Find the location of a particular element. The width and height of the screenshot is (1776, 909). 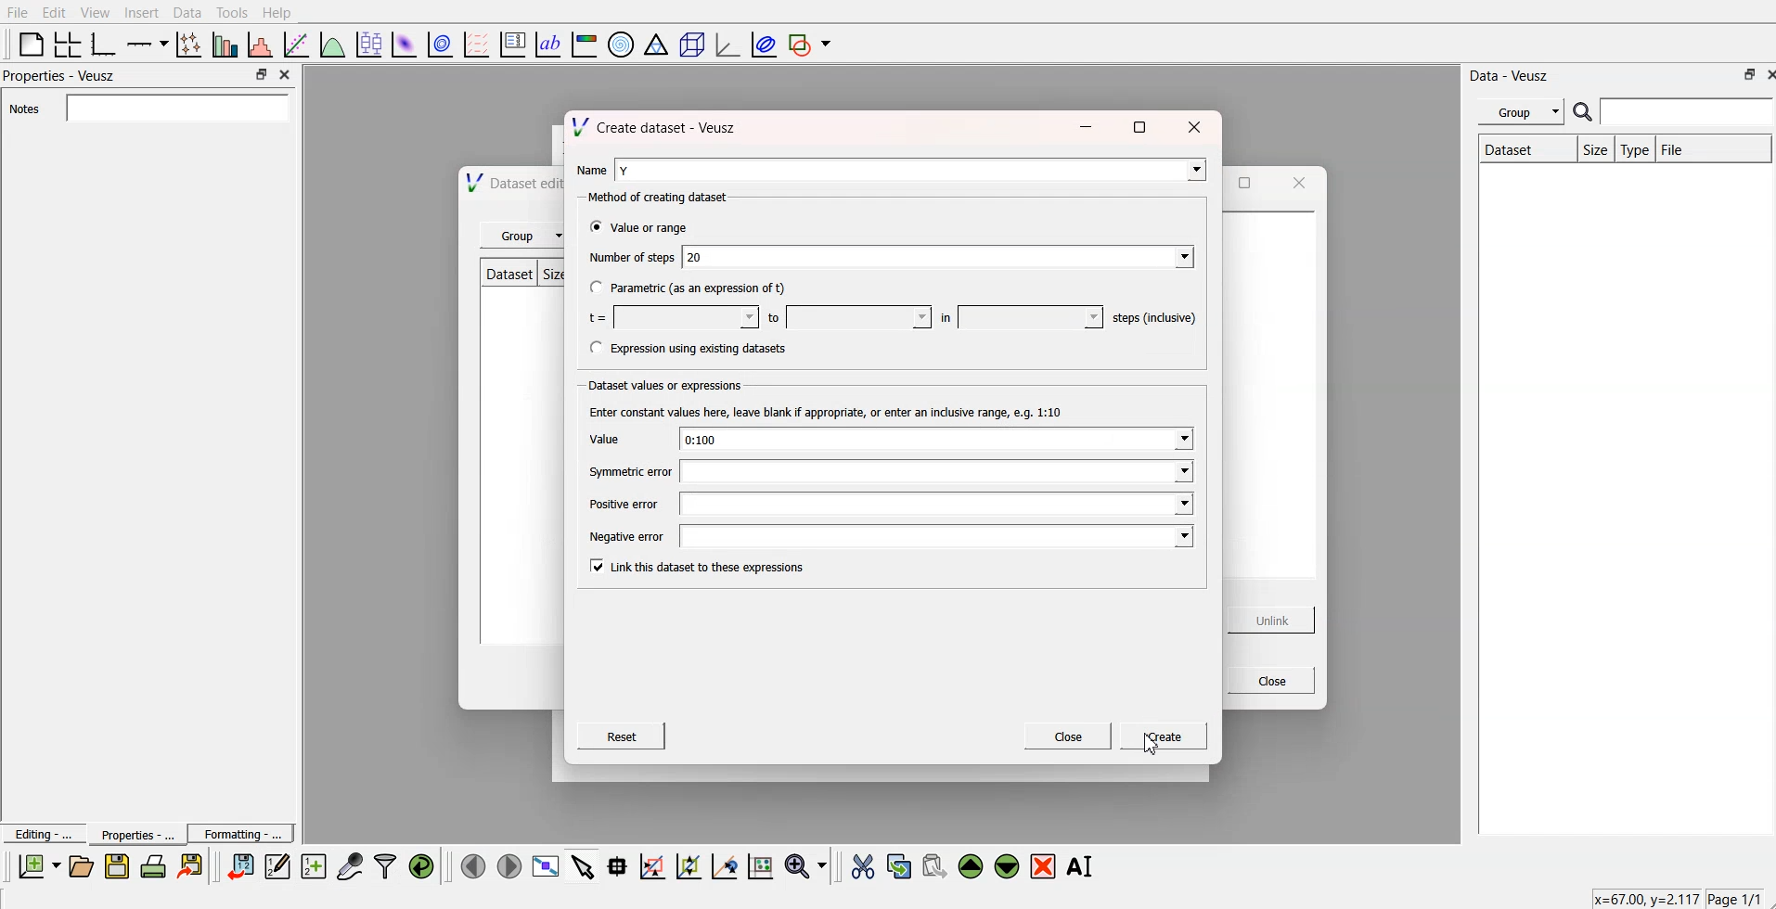

(Expression using existing datasets. is located at coordinates (688, 349).